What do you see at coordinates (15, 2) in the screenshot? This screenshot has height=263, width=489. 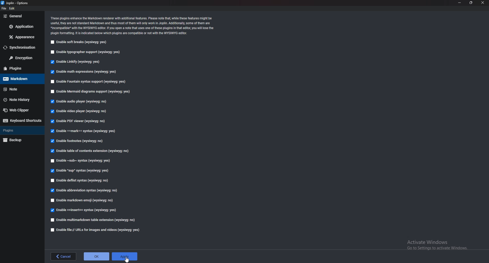 I see `options` at bounding box center [15, 2].